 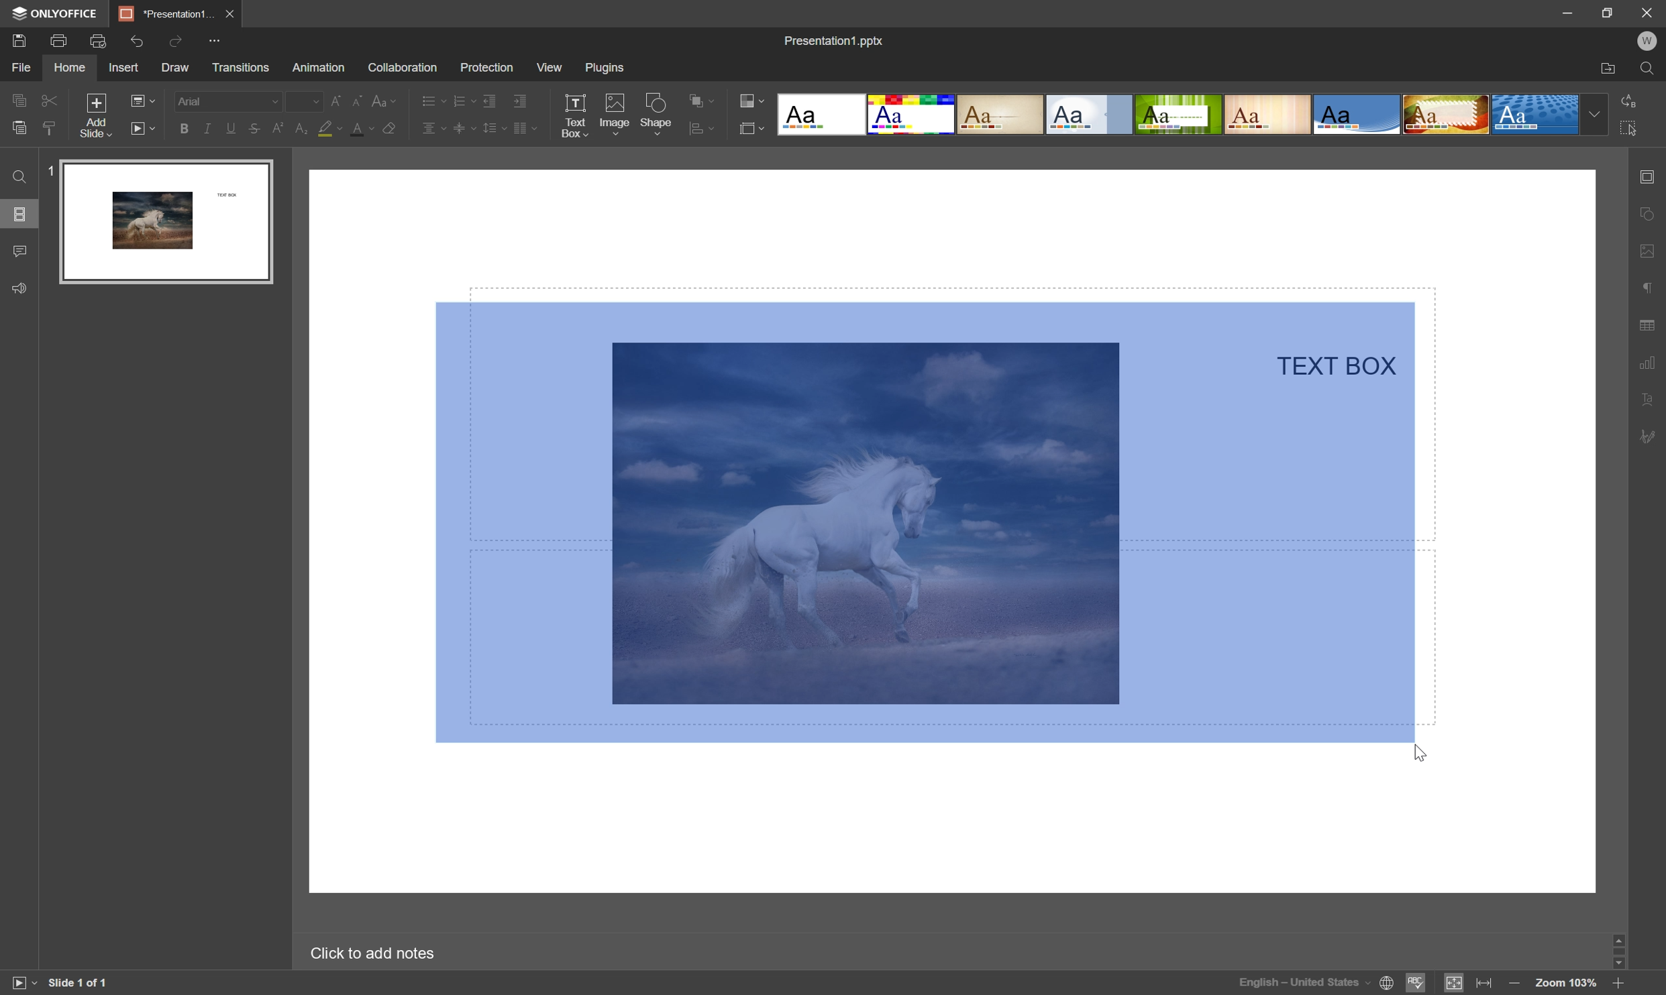 I want to click on view, so click(x=548, y=67).